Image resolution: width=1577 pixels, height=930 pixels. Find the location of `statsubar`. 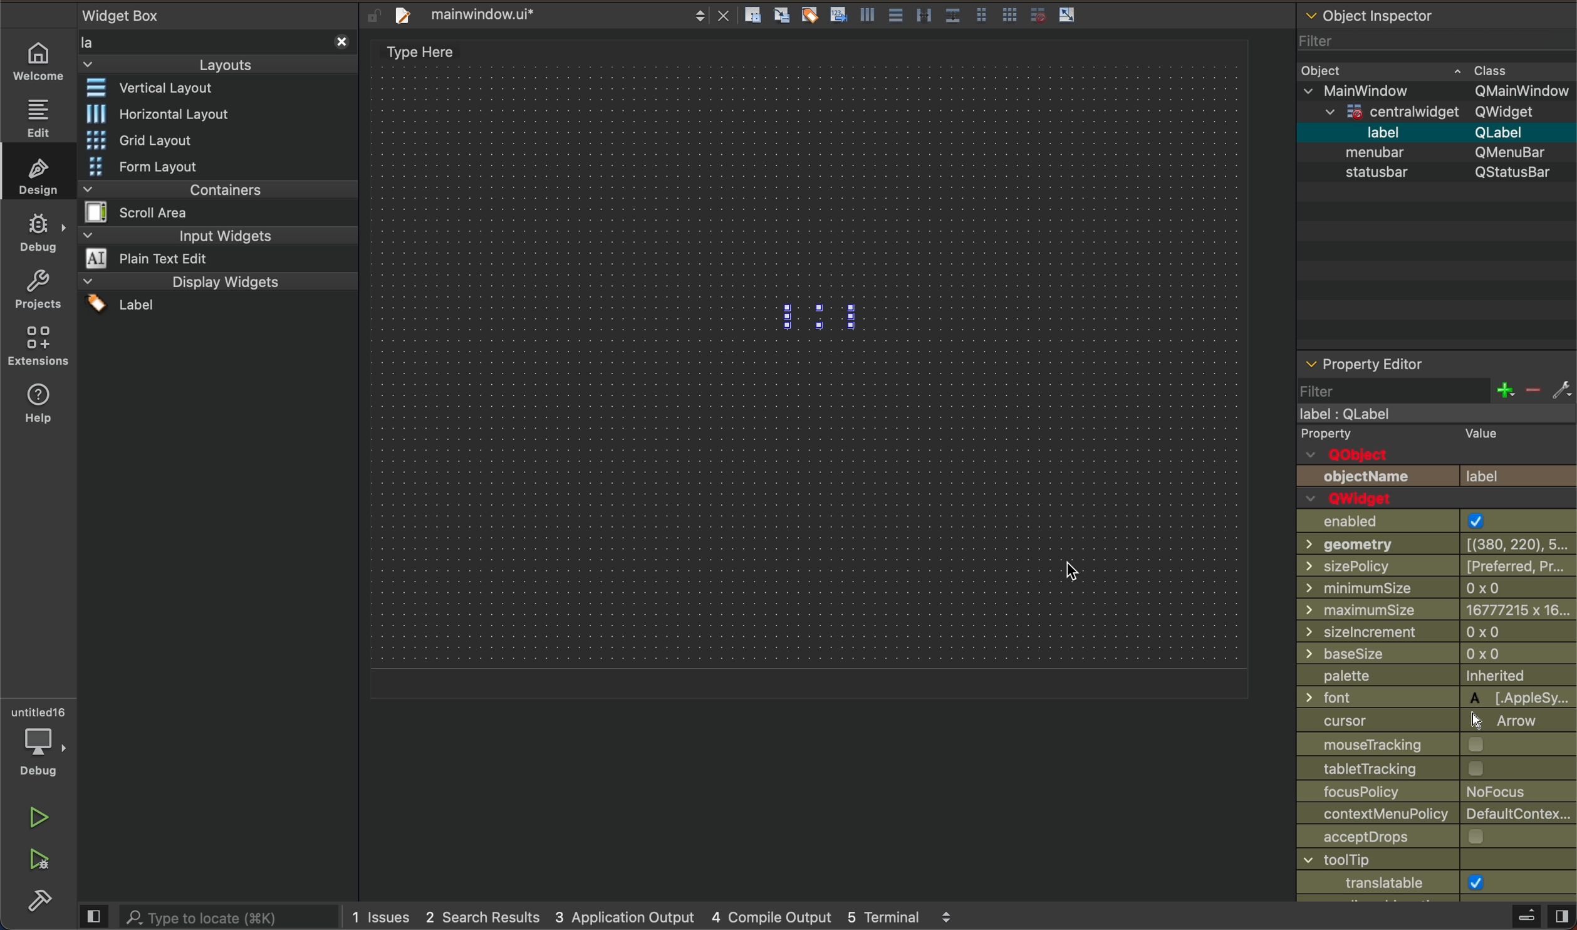

statsubar is located at coordinates (1434, 173).